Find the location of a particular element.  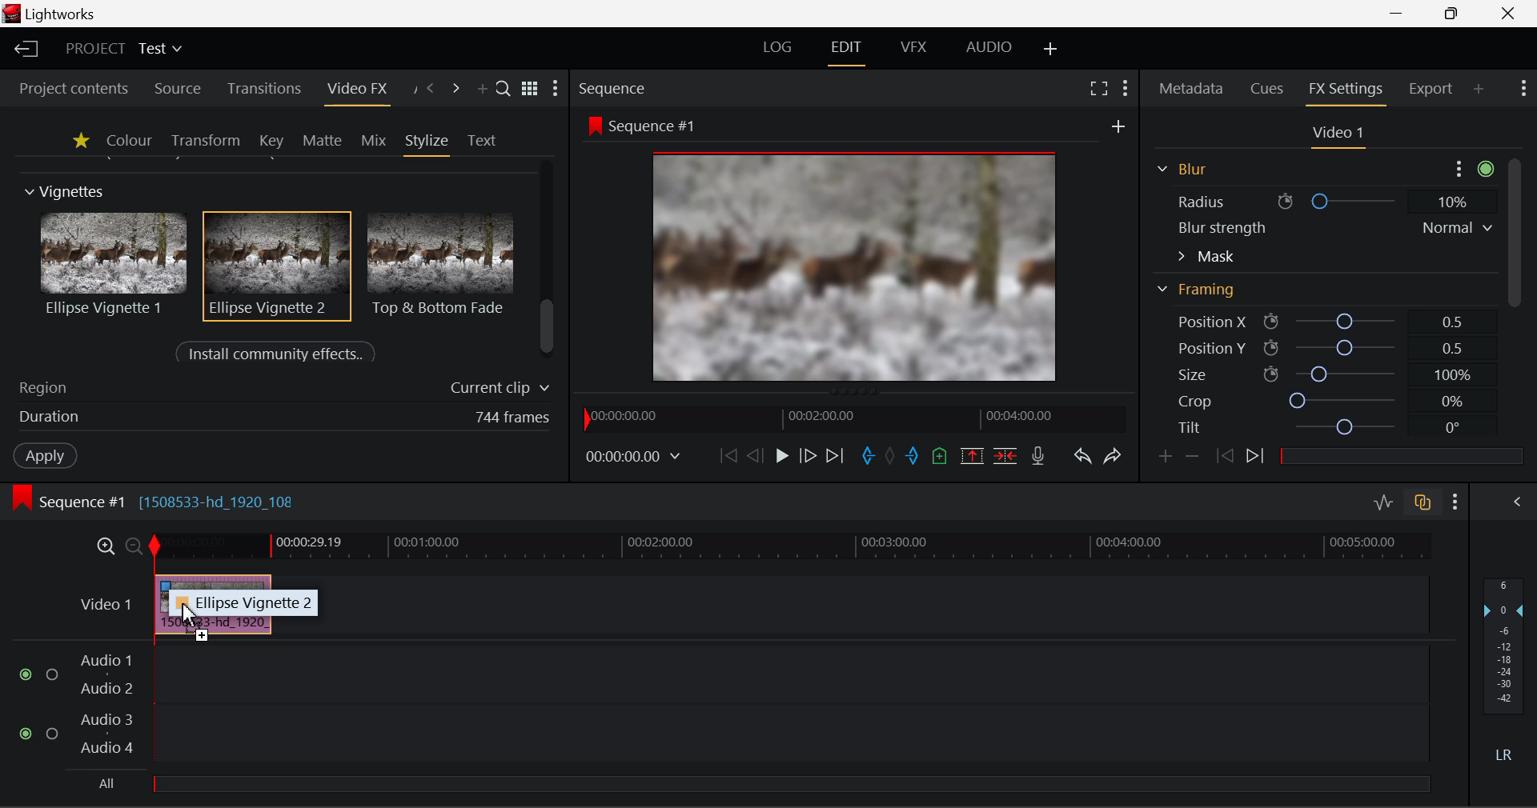

Effect DRAG_TO Cursor Position is located at coordinates (184, 616).